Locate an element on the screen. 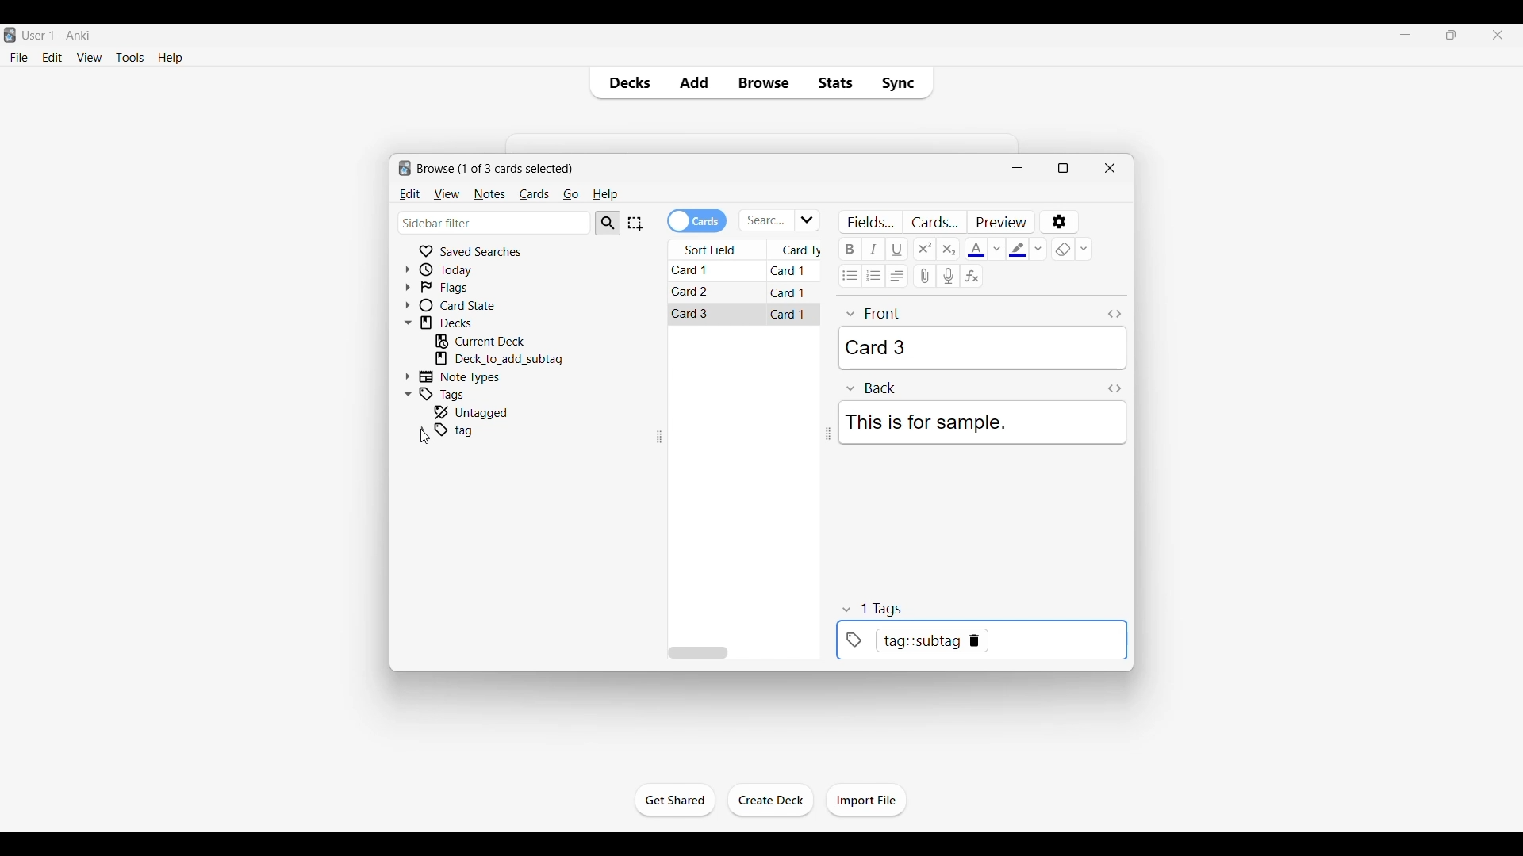 The height and width of the screenshot is (856, 1523). File menu is located at coordinates (19, 58).